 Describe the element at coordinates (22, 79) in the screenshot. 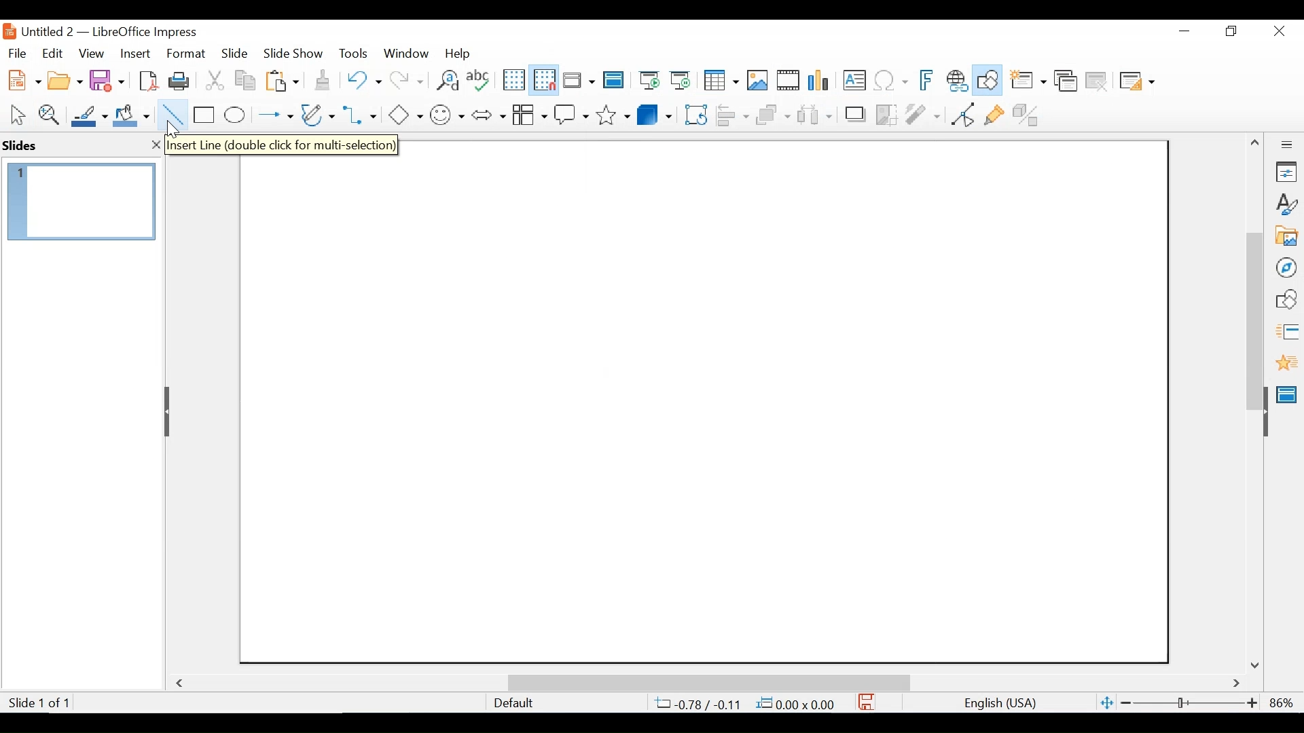

I see `New` at that location.